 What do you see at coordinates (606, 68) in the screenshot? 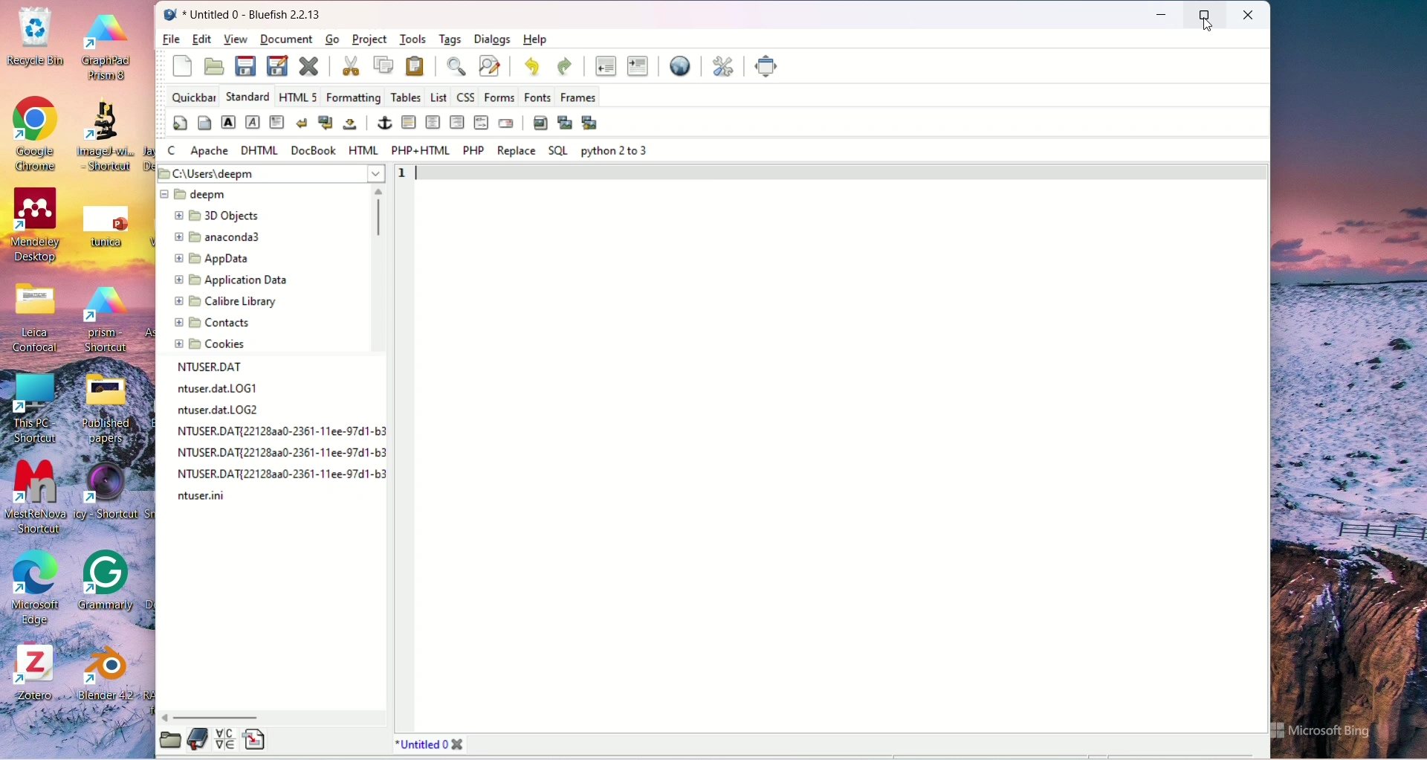
I see `unindent` at bounding box center [606, 68].